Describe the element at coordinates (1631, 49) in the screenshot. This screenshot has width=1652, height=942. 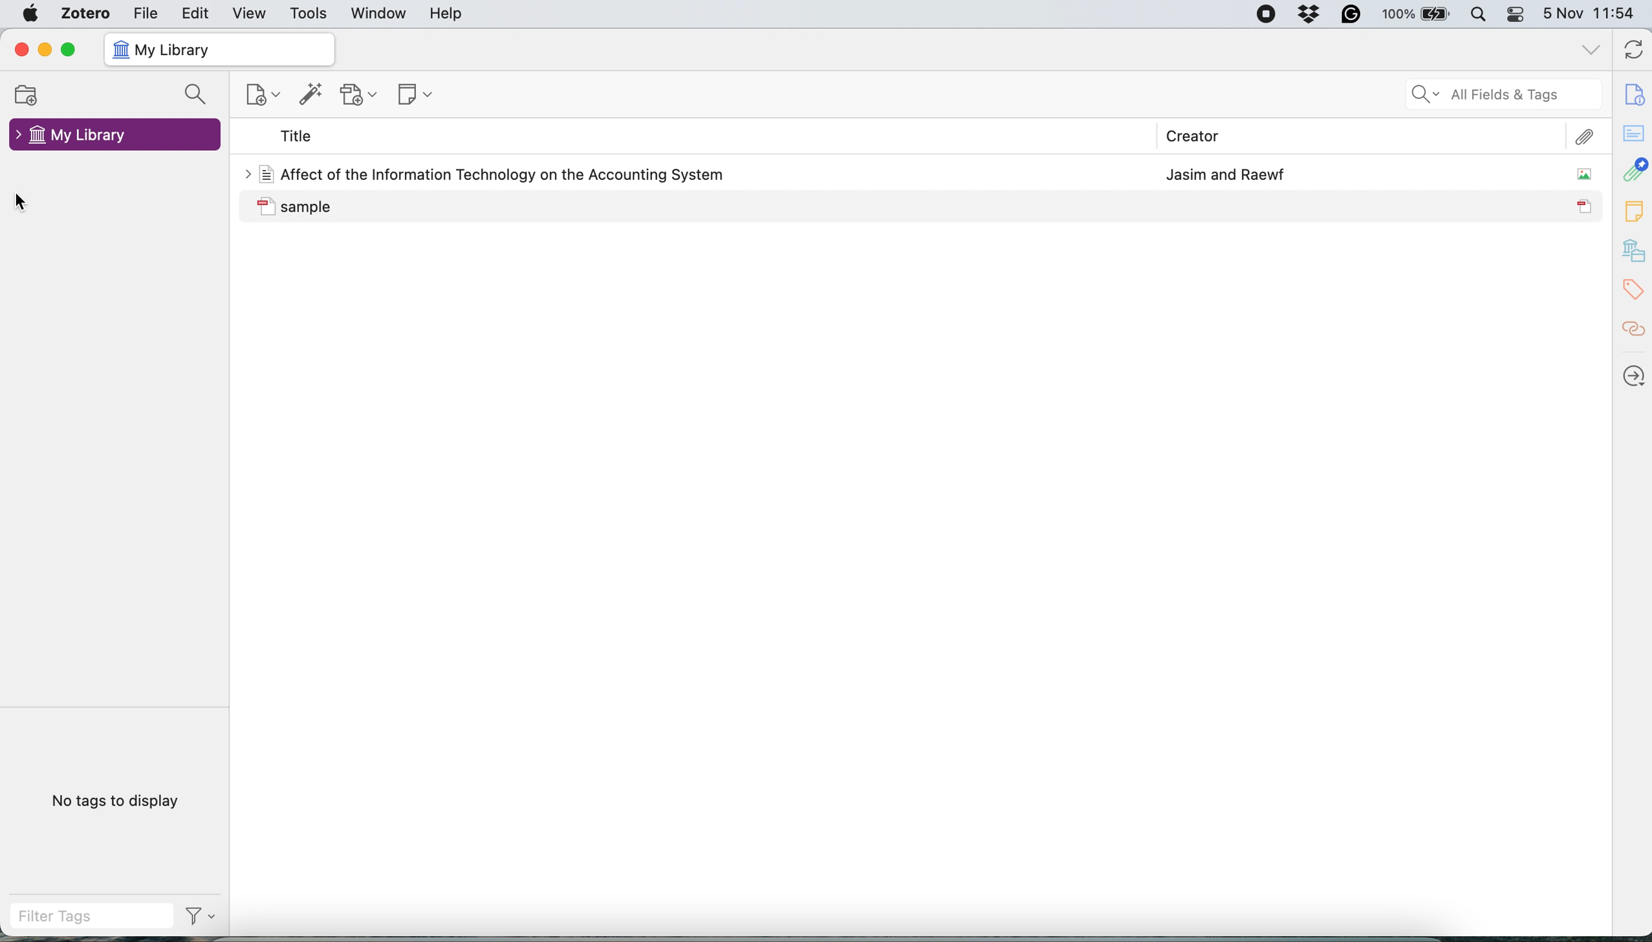
I see `refresh` at that location.